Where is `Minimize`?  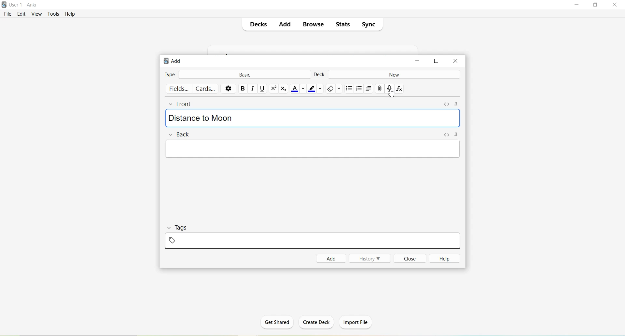
Minimize is located at coordinates (416, 62).